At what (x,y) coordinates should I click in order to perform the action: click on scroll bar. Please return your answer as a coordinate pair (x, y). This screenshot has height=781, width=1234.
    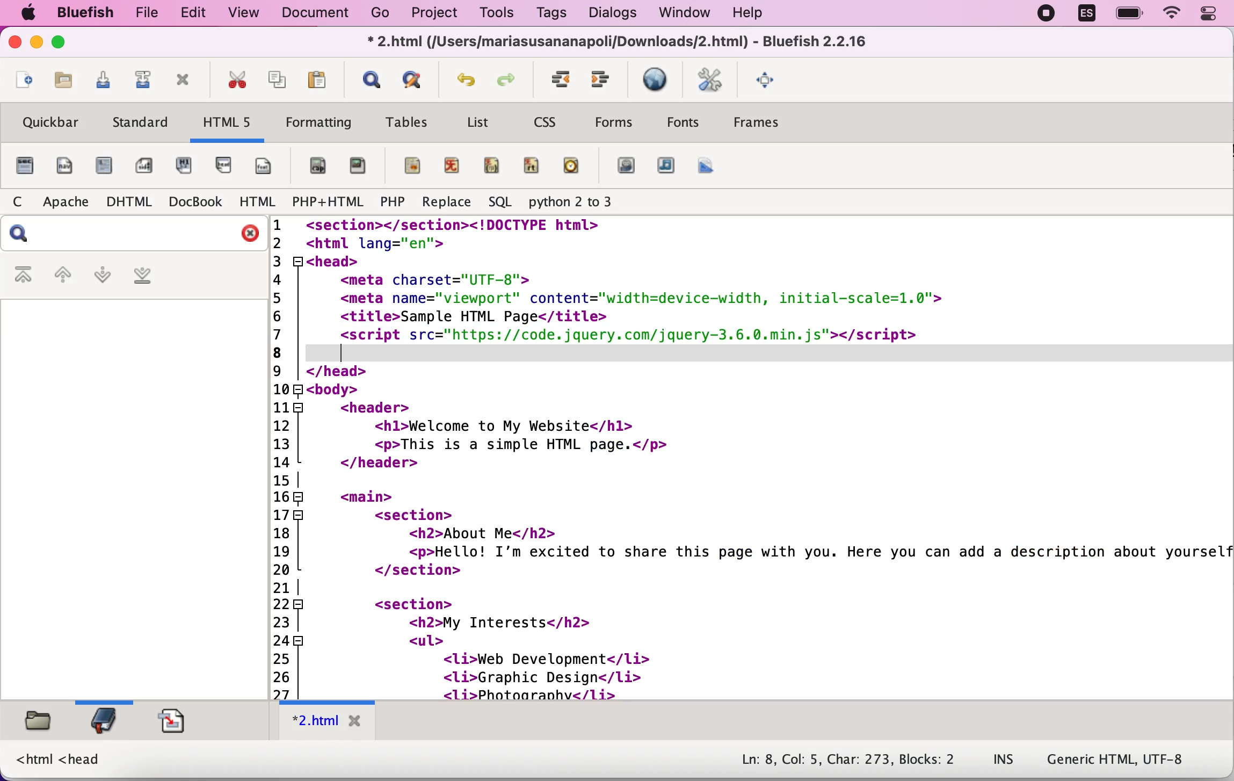
    Looking at the image, I should click on (675, 695).